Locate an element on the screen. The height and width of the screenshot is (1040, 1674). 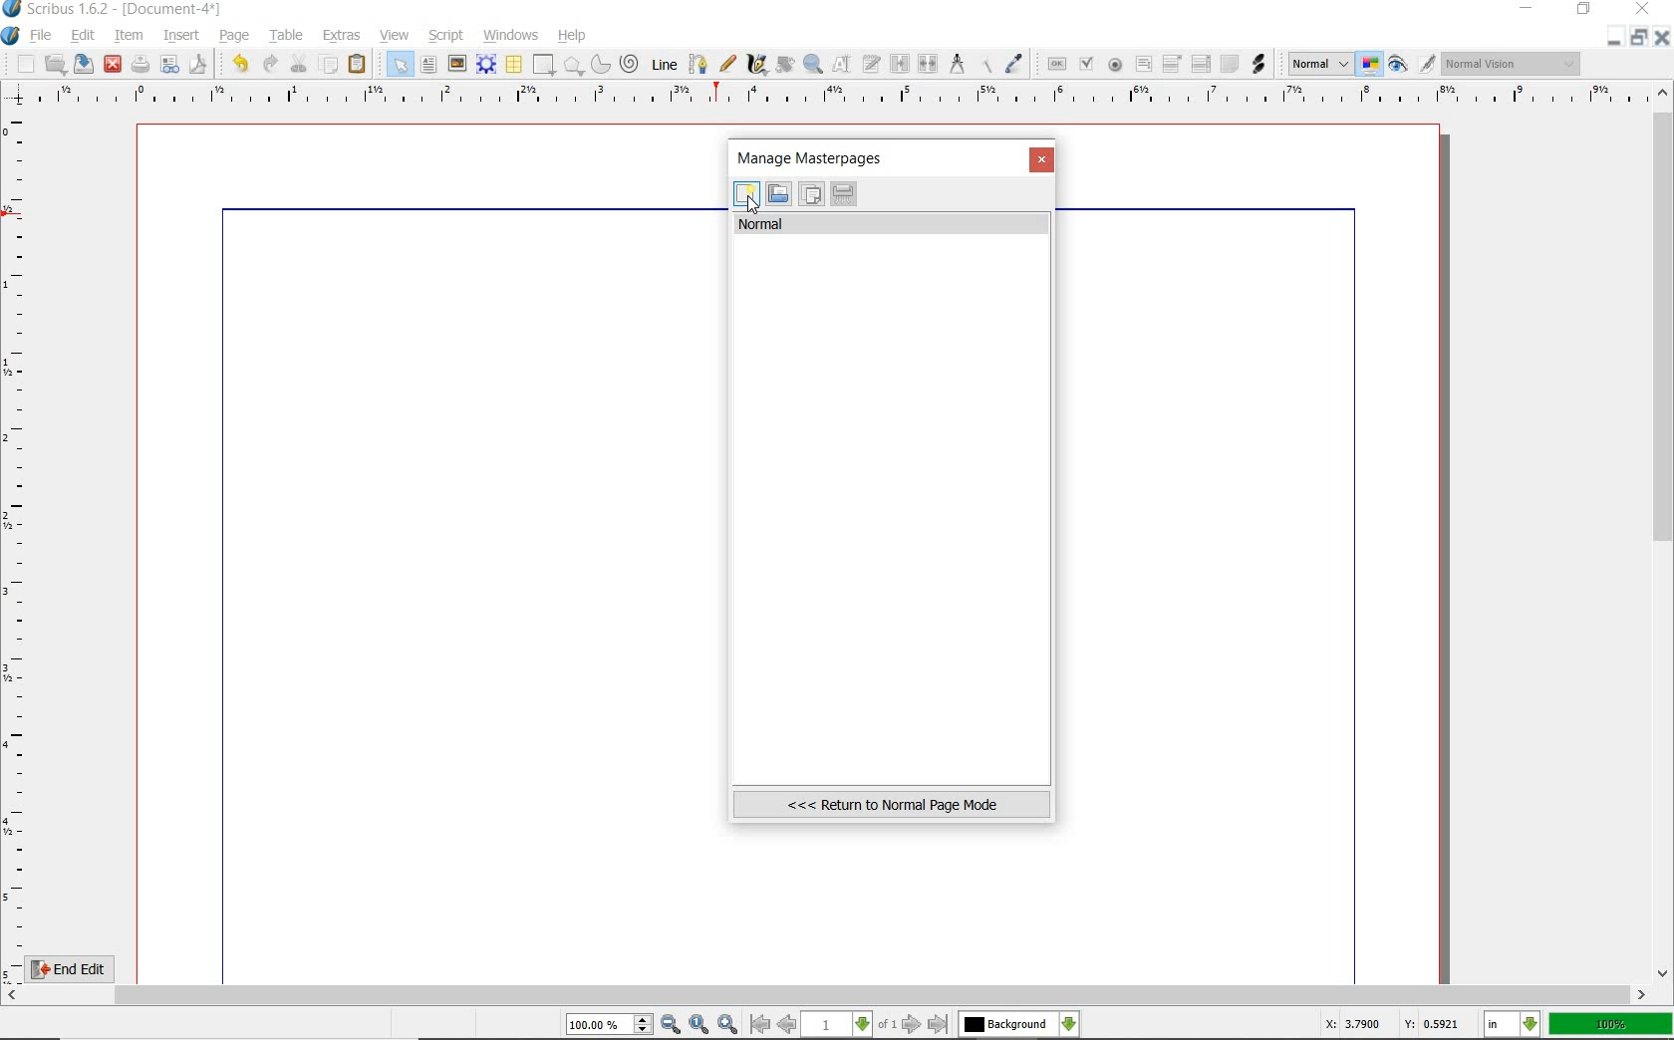
pdf push button is located at coordinates (1053, 63).